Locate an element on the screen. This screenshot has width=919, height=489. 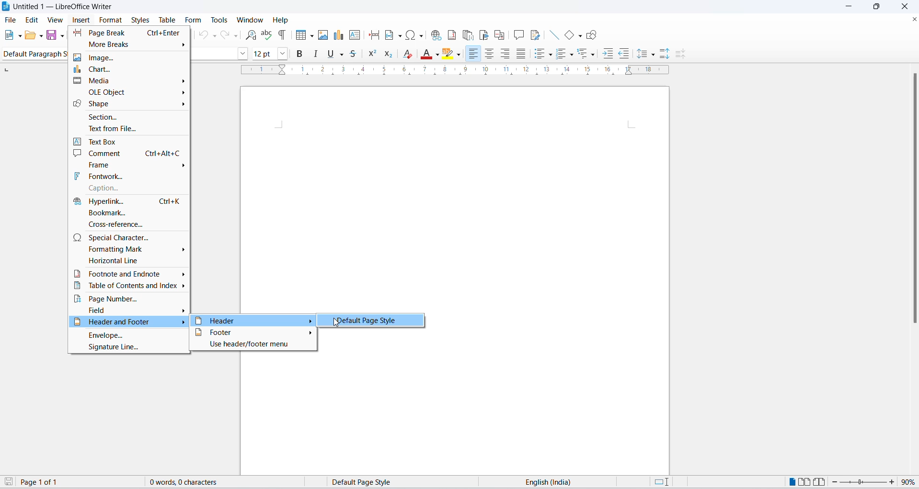
outline format options is located at coordinates (593, 55).